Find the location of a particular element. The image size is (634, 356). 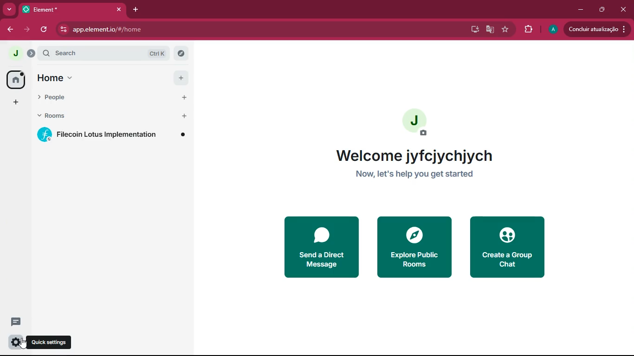

favourite is located at coordinates (505, 29).